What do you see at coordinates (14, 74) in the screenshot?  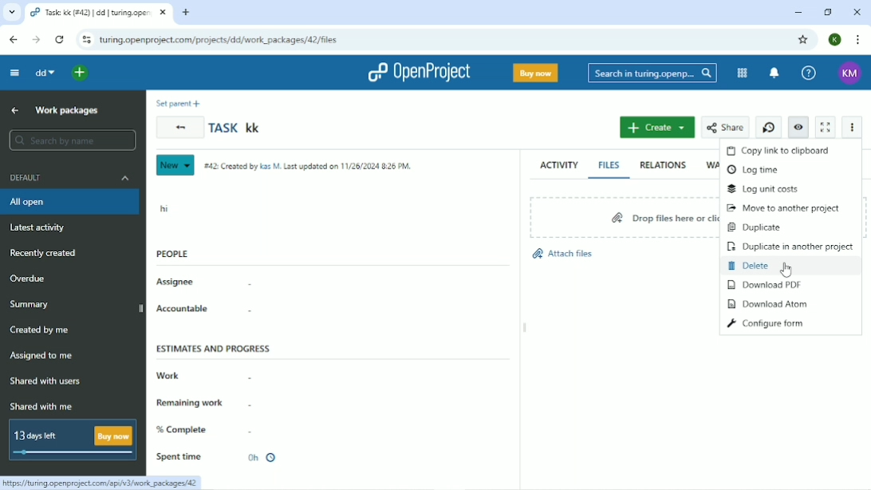 I see `Collapse project menu` at bounding box center [14, 74].